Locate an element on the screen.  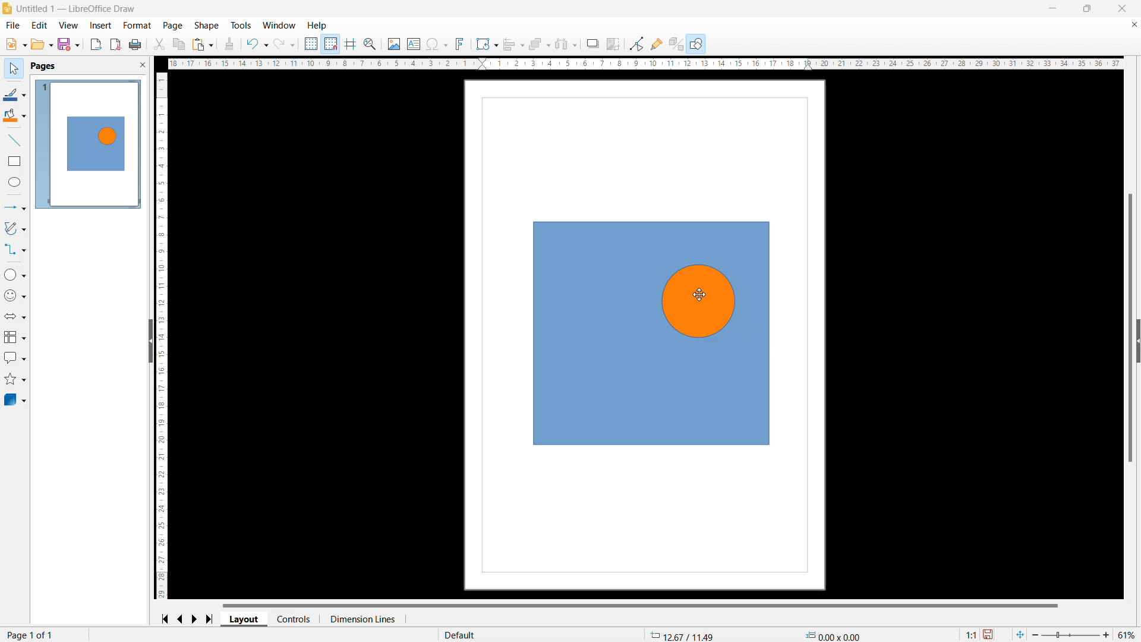
stars and banners is located at coordinates (15, 378).